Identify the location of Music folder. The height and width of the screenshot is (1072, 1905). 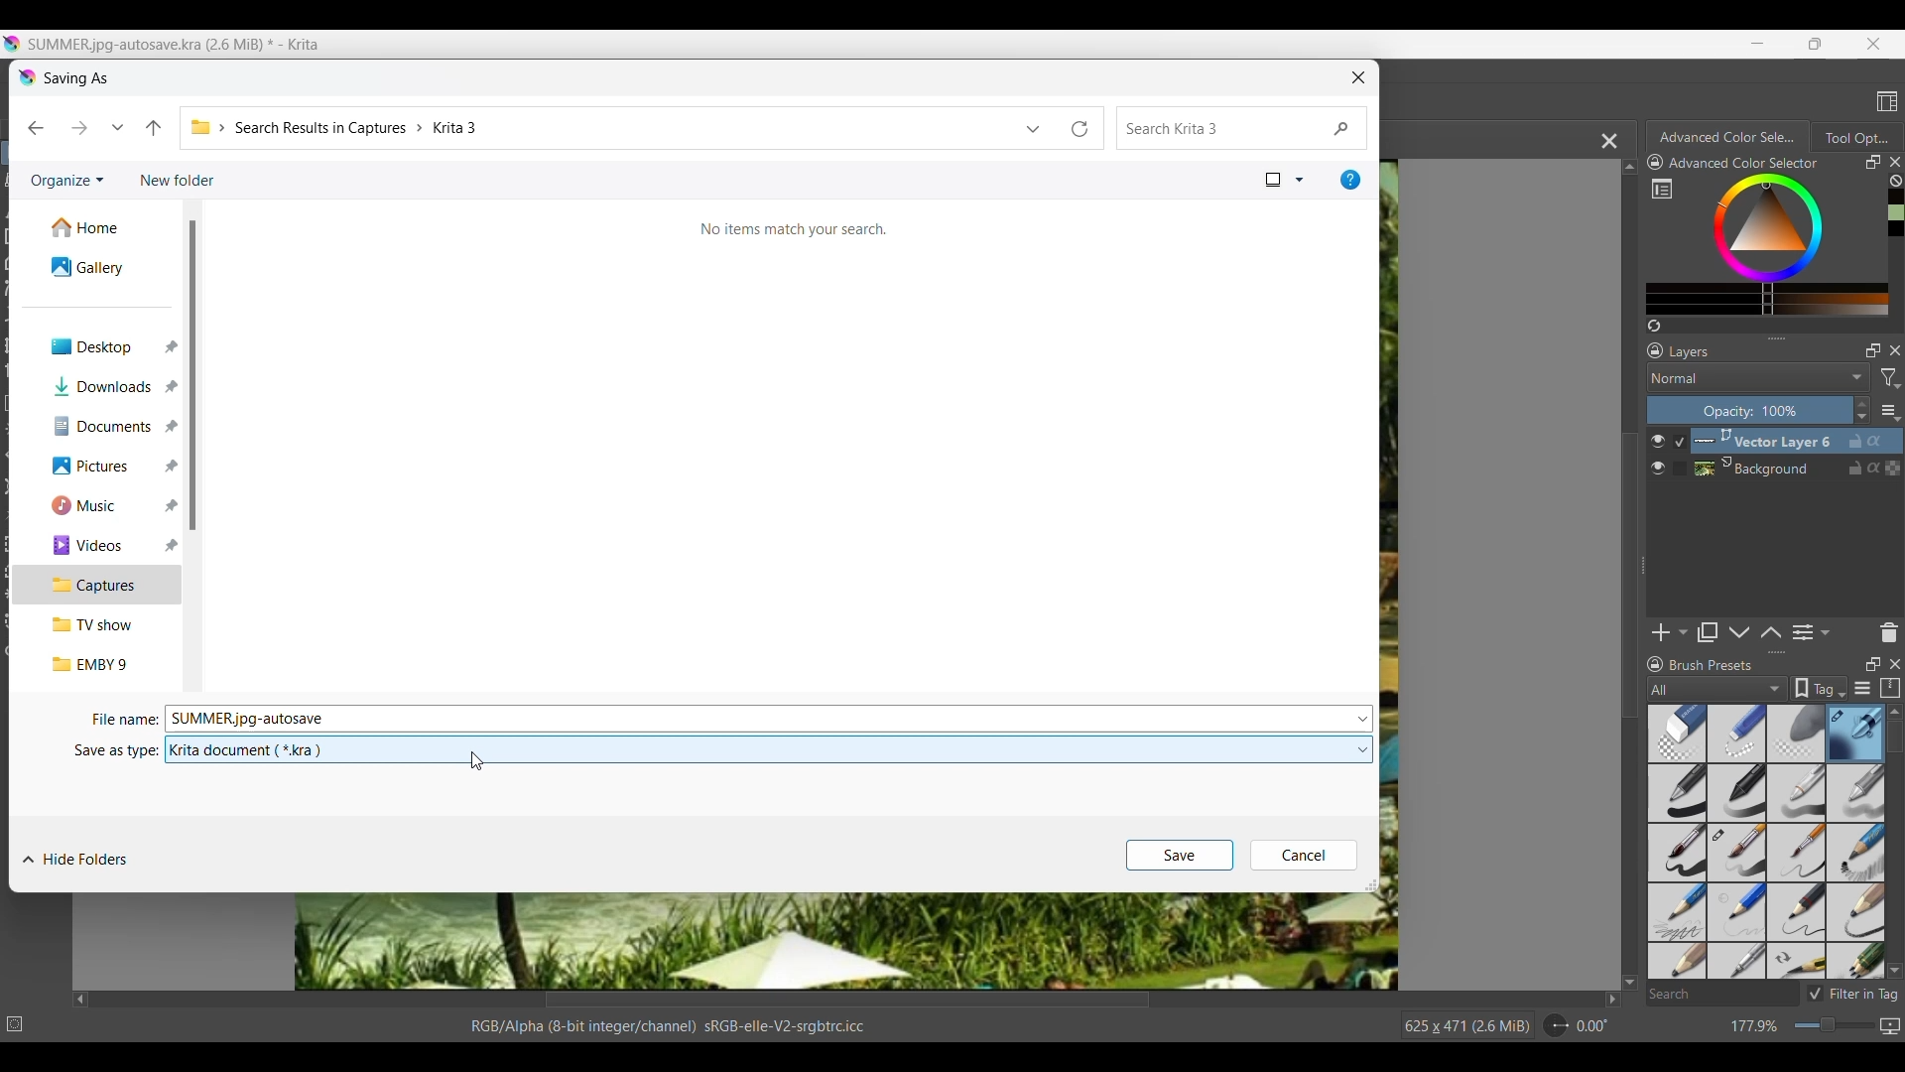
(97, 505).